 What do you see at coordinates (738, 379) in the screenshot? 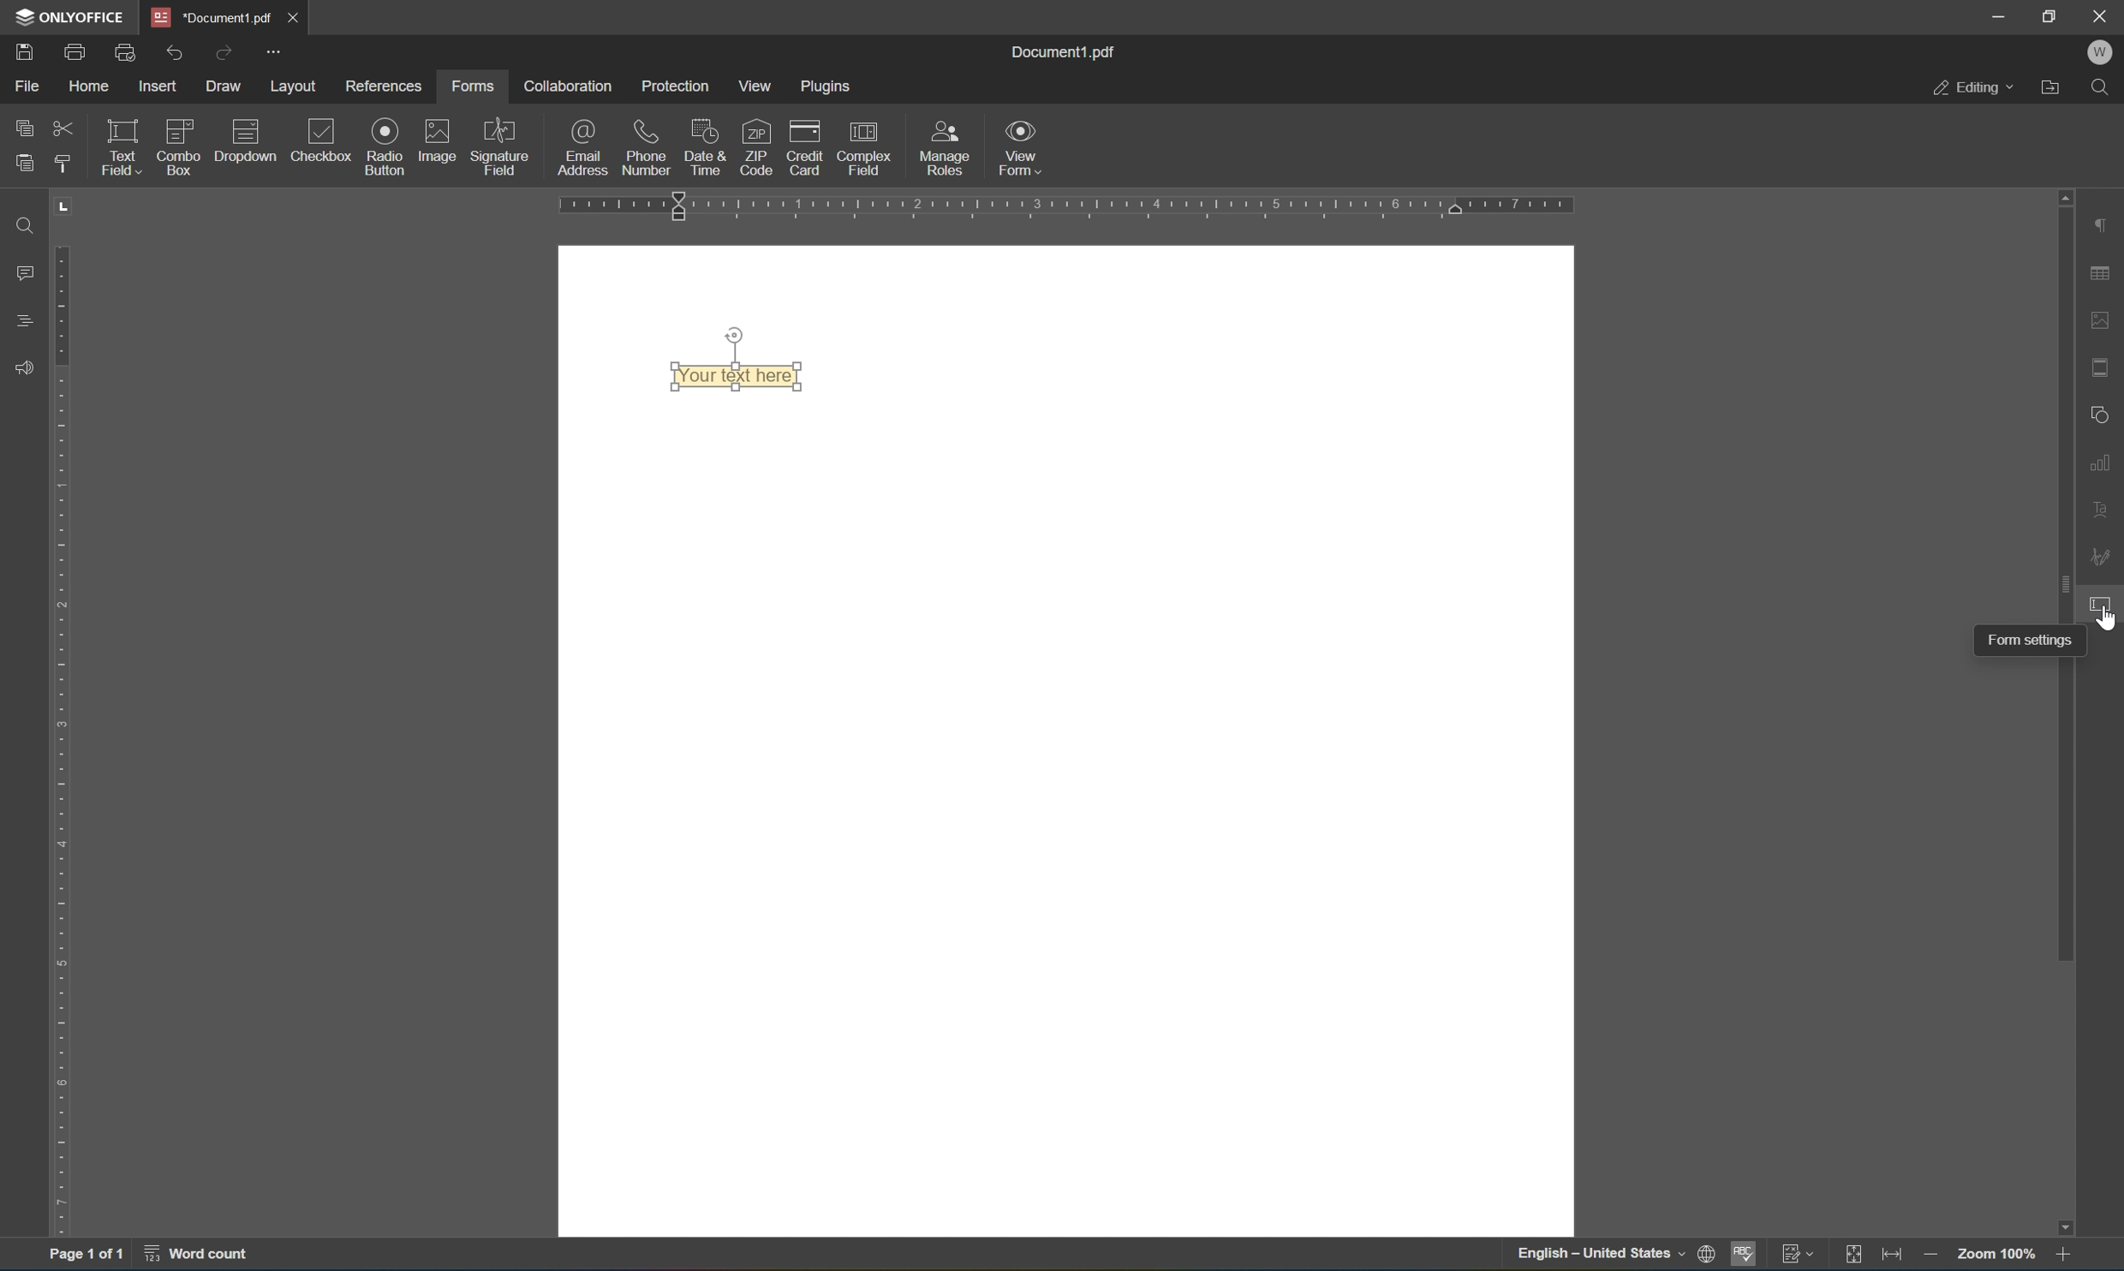
I see `your text here` at bounding box center [738, 379].